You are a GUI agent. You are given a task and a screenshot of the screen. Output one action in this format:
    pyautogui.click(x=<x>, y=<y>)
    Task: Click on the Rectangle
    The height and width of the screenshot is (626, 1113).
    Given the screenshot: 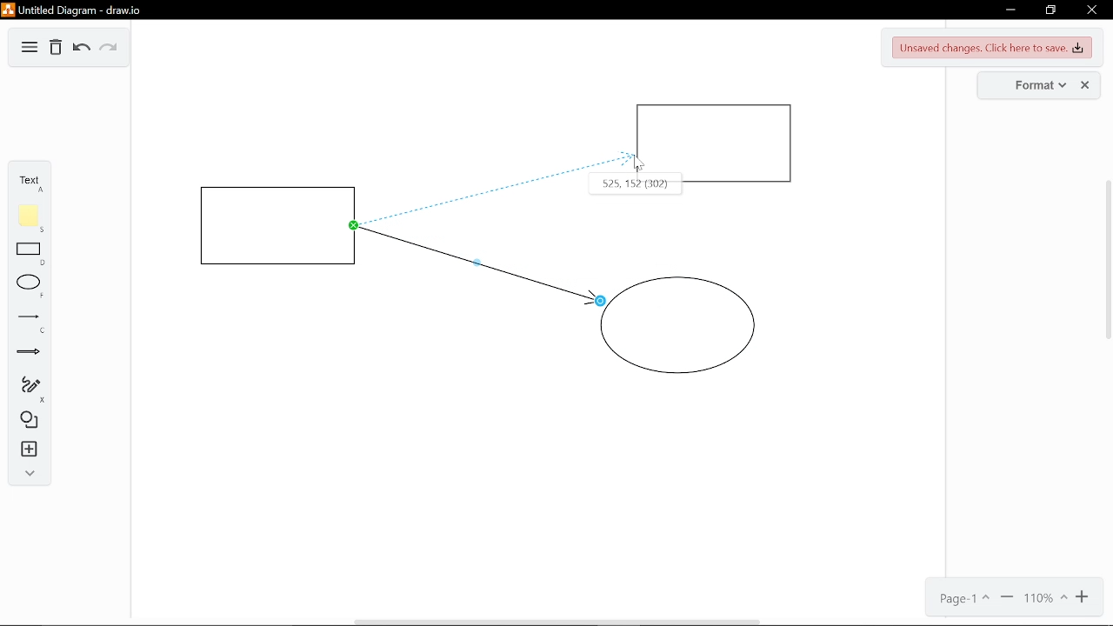 What is the action you would take?
    pyautogui.click(x=715, y=144)
    